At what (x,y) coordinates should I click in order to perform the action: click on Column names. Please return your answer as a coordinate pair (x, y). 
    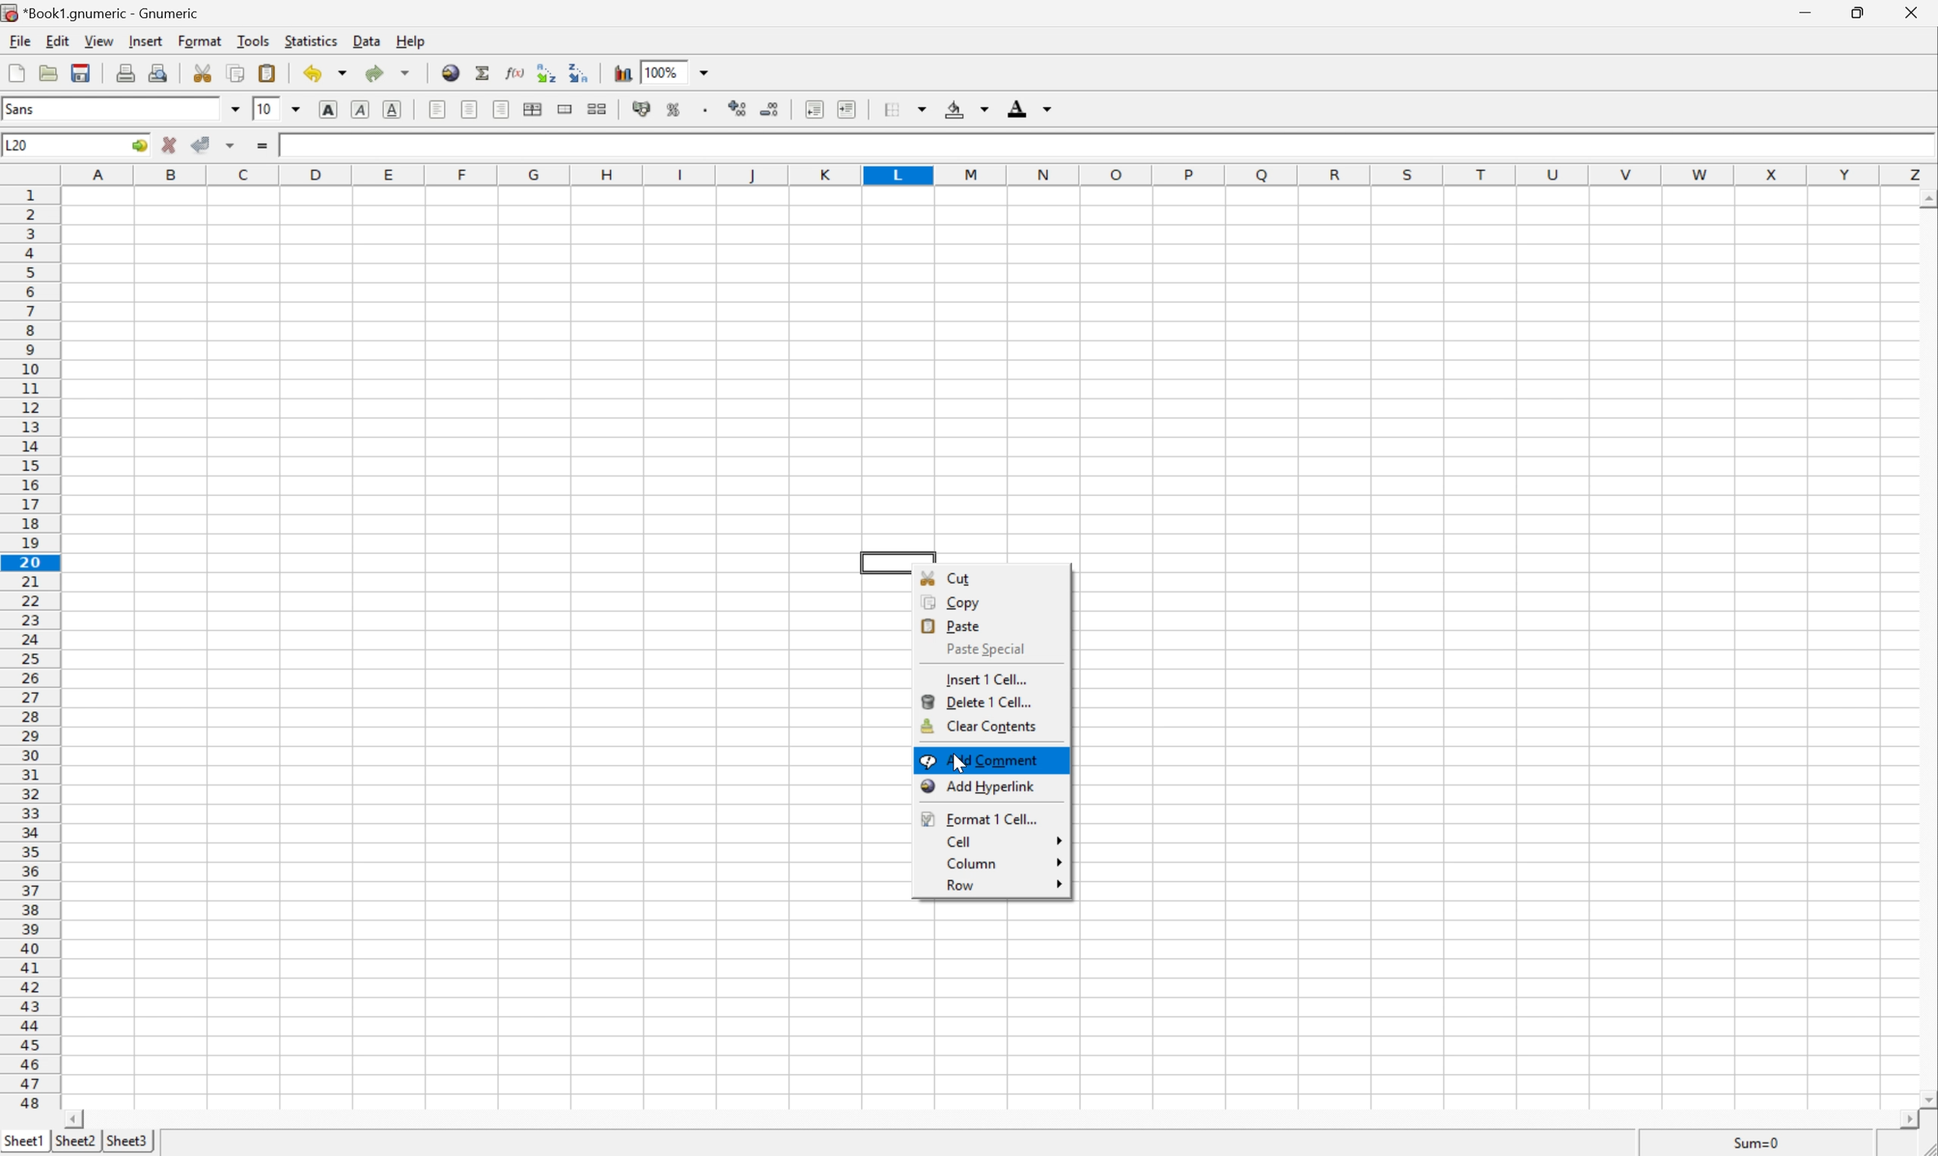
    Looking at the image, I should click on (999, 175).